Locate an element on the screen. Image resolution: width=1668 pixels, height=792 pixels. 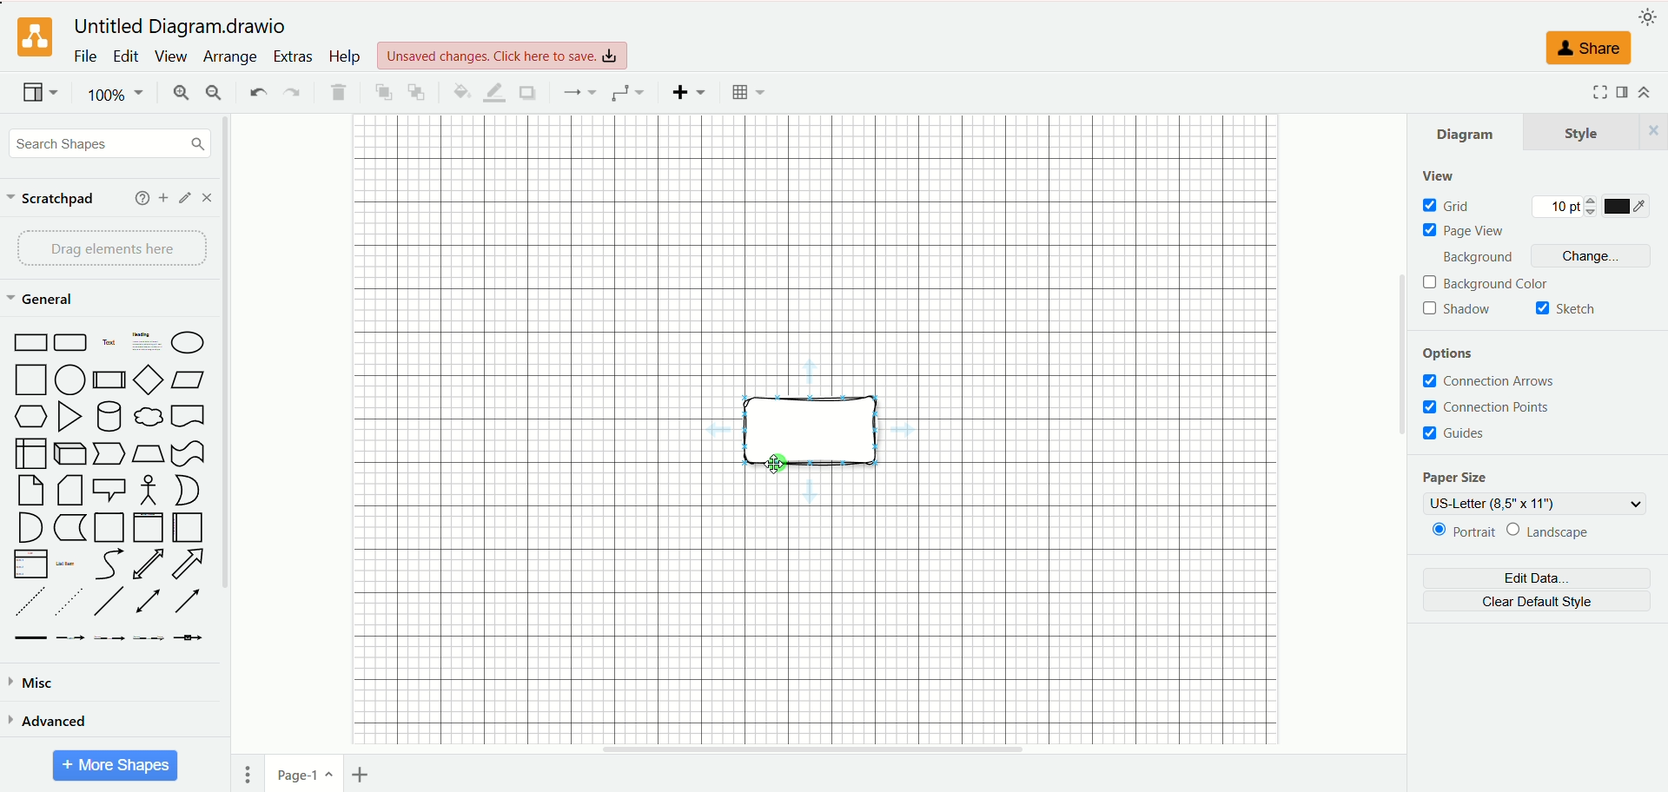
edit is located at coordinates (126, 56).